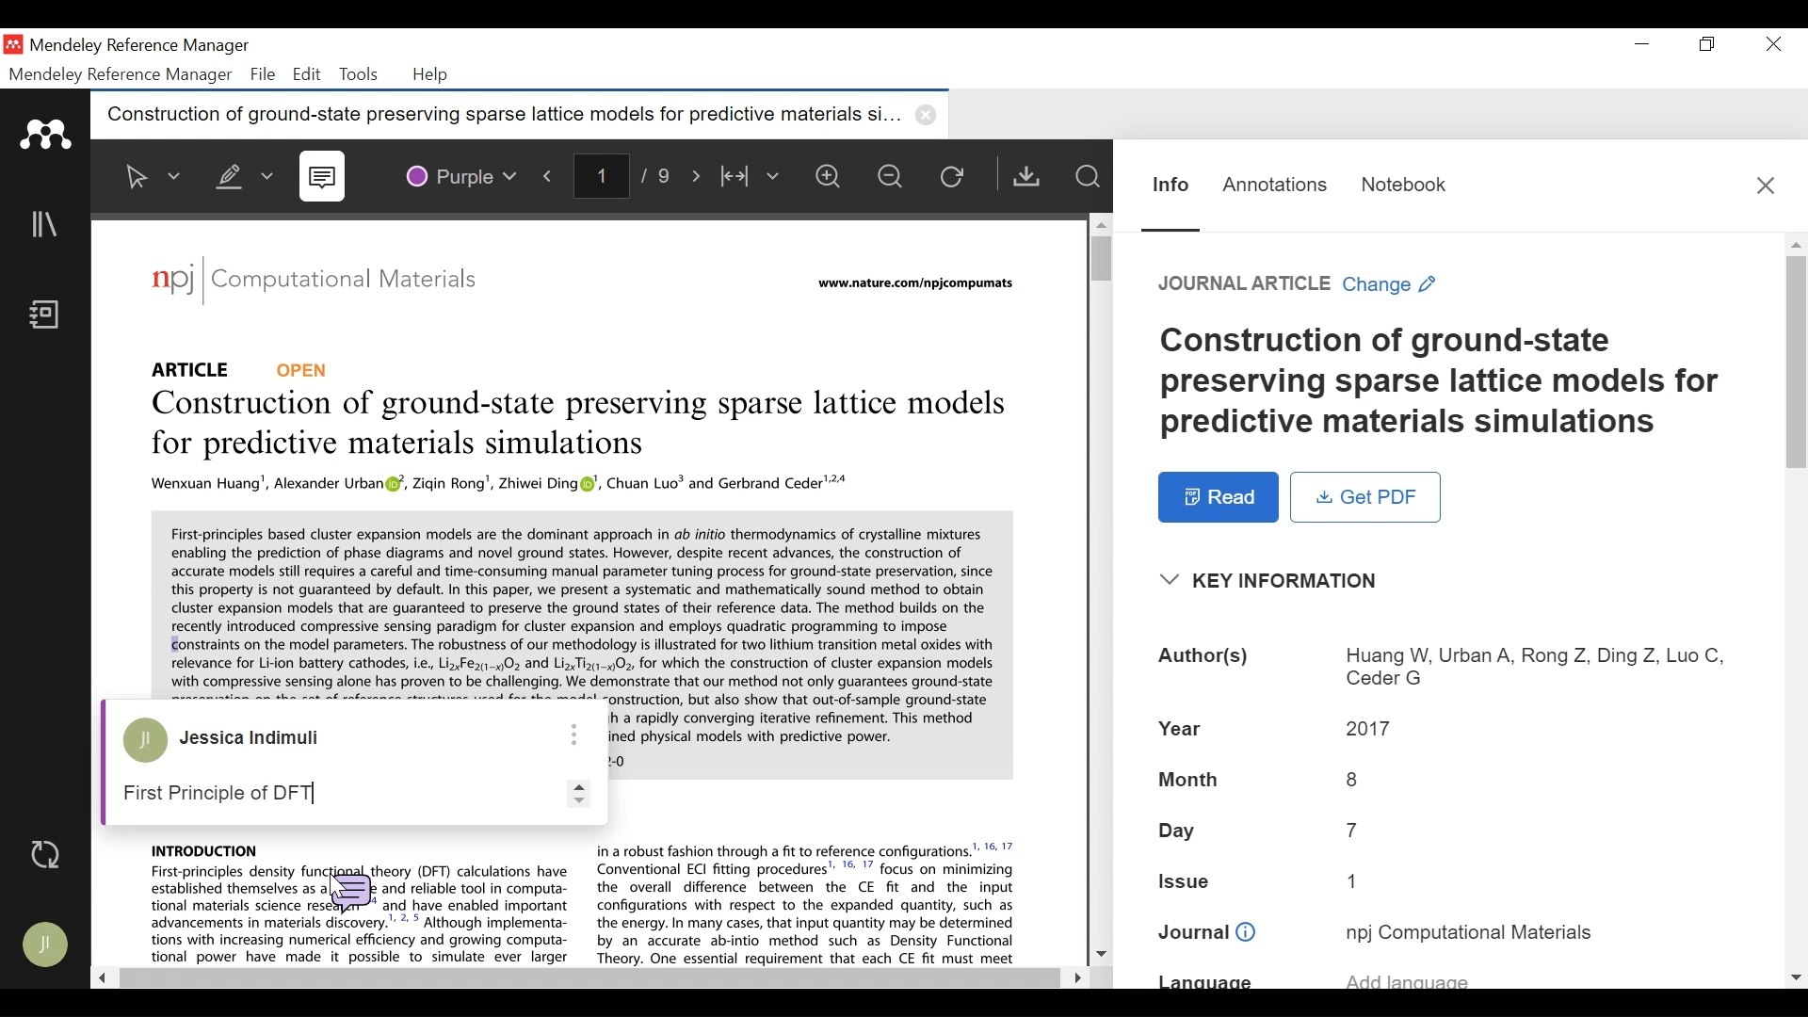 The height and width of the screenshot is (1017, 1808). What do you see at coordinates (145, 743) in the screenshot?
I see `Avatar ` at bounding box center [145, 743].